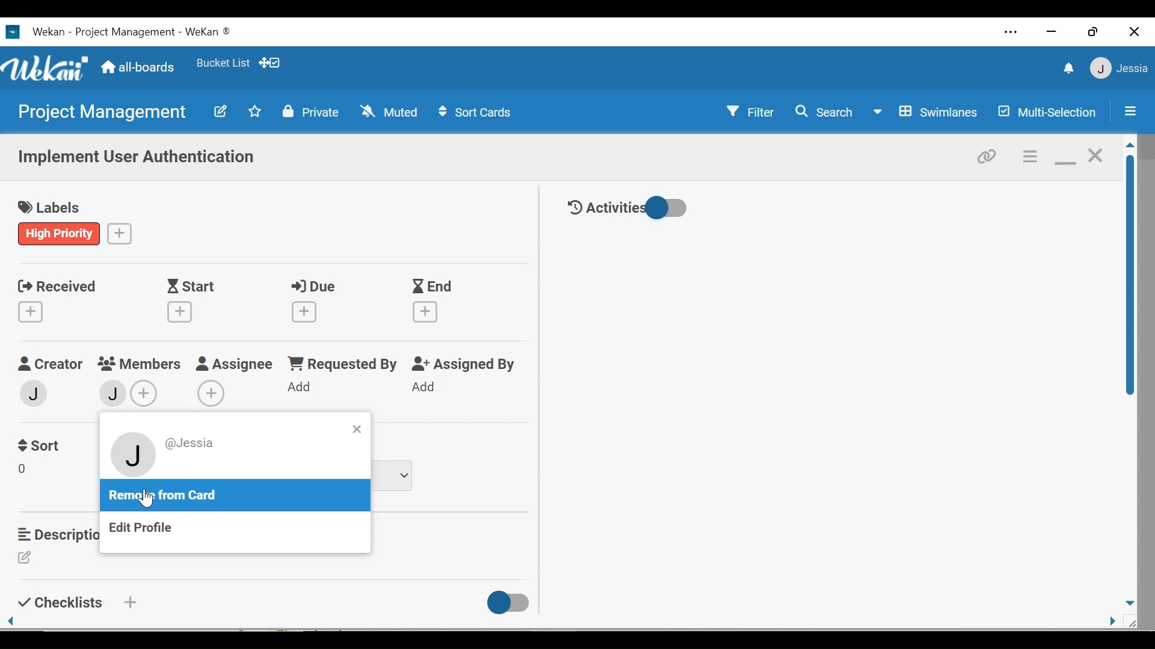 The image size is (1155, 649). Describe the element at coordinates (140, 363) in the screenshot. I see `Members` at that location.